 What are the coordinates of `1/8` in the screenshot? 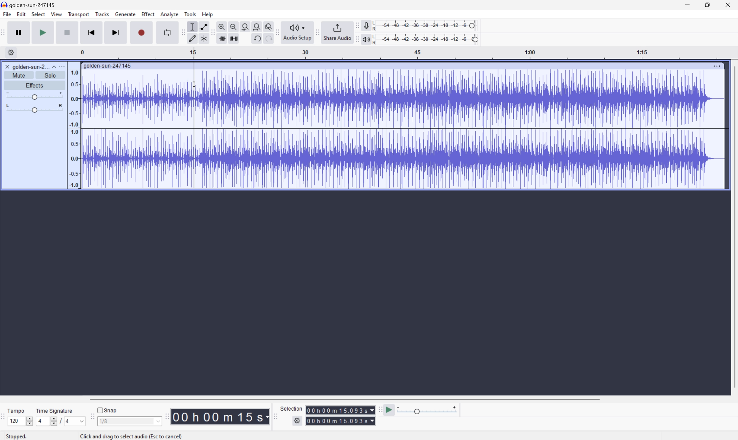 It's located at (104, 421).